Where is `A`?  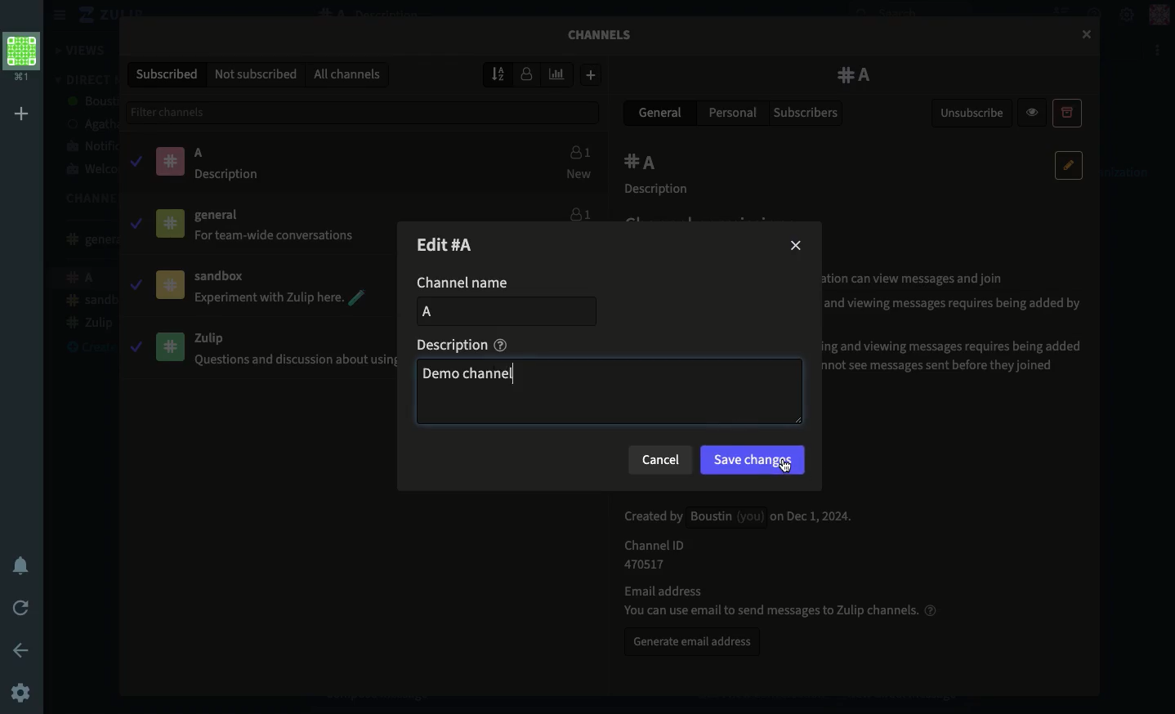
A is located at coordinates (208, 163).